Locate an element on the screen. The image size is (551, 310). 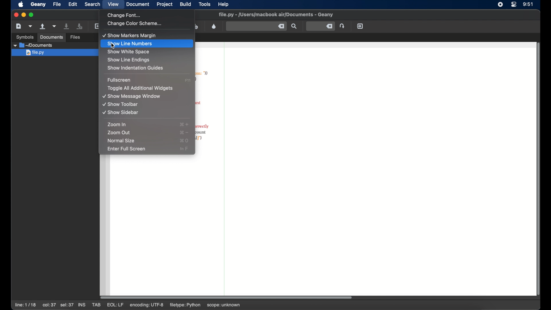
maximize is located at coordinates (31, 15).